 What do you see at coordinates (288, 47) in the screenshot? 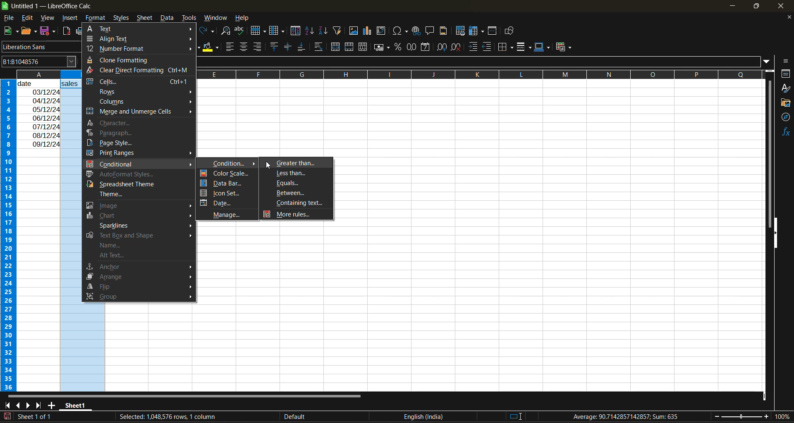
I see `center vertically` at bounding box center [288, 47].